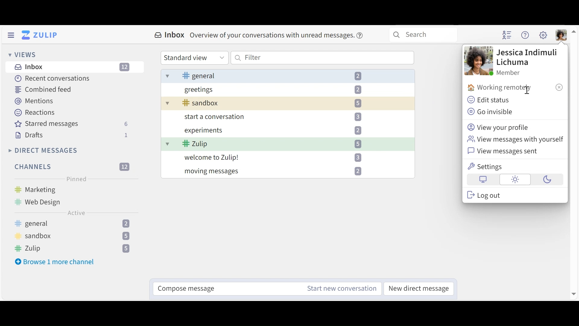 The width and height of the screenshot is (579, 326). I want to click on Hide user list, so click(507, 35).